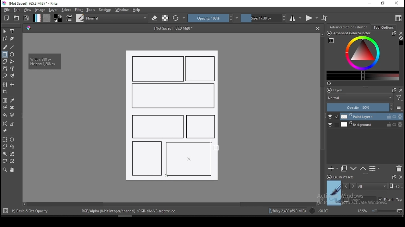 Image resolution: width=405 pixels, height=227 pixels. I want to click on zoom tool, so click(5, 169).